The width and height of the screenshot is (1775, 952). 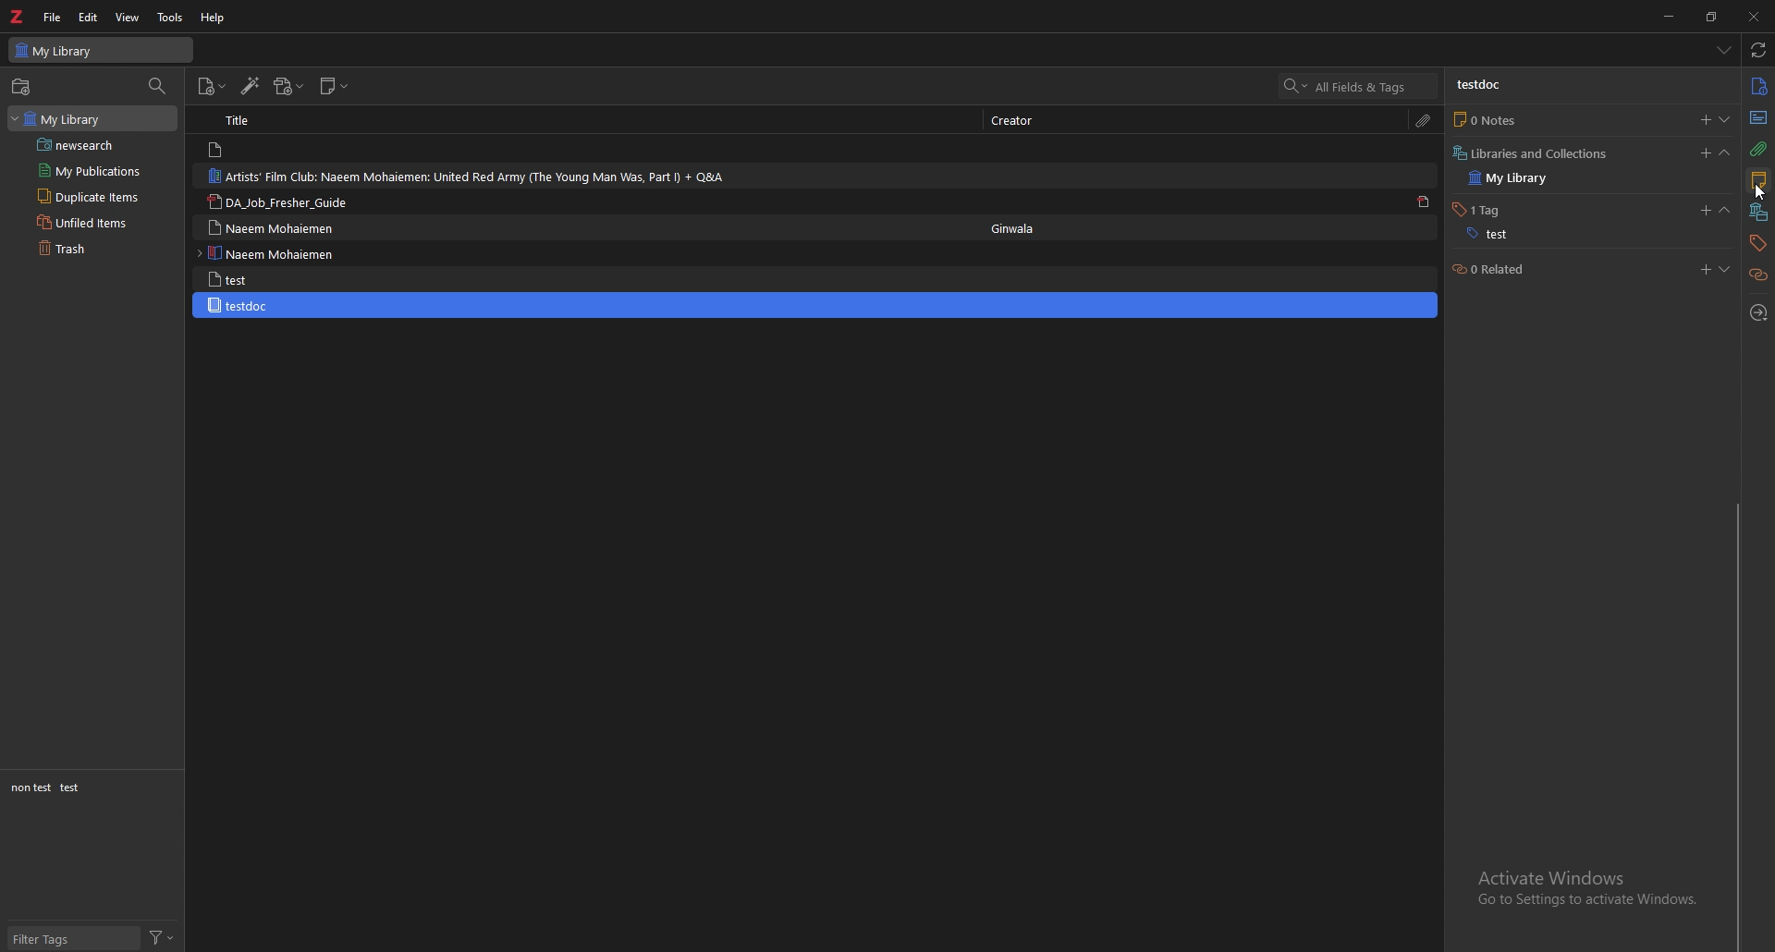 I want to click on Ginwala, so click(x=1022, y=228).